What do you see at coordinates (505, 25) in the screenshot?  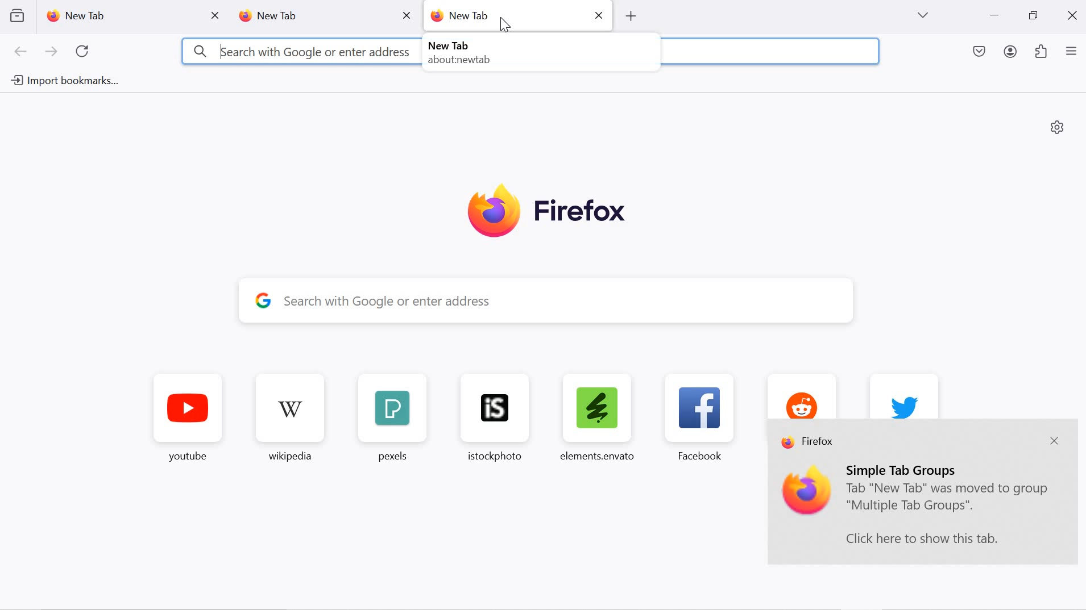 I see `cursor` at bounding box center [505, 25].